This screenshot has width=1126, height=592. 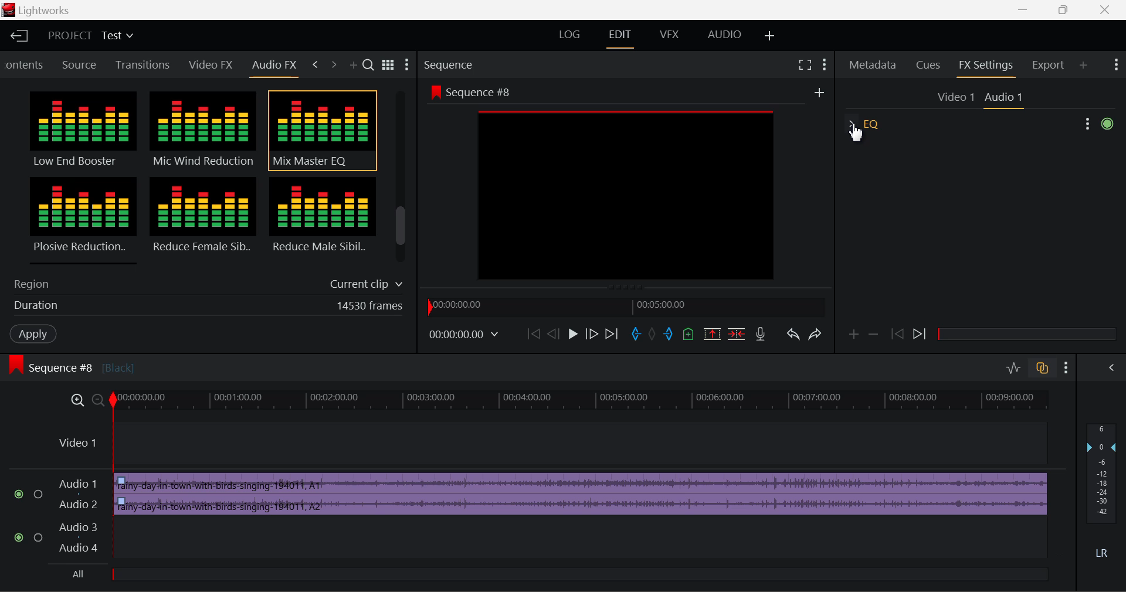 I want to click on Show Settings, so click(x=1115, y=63).